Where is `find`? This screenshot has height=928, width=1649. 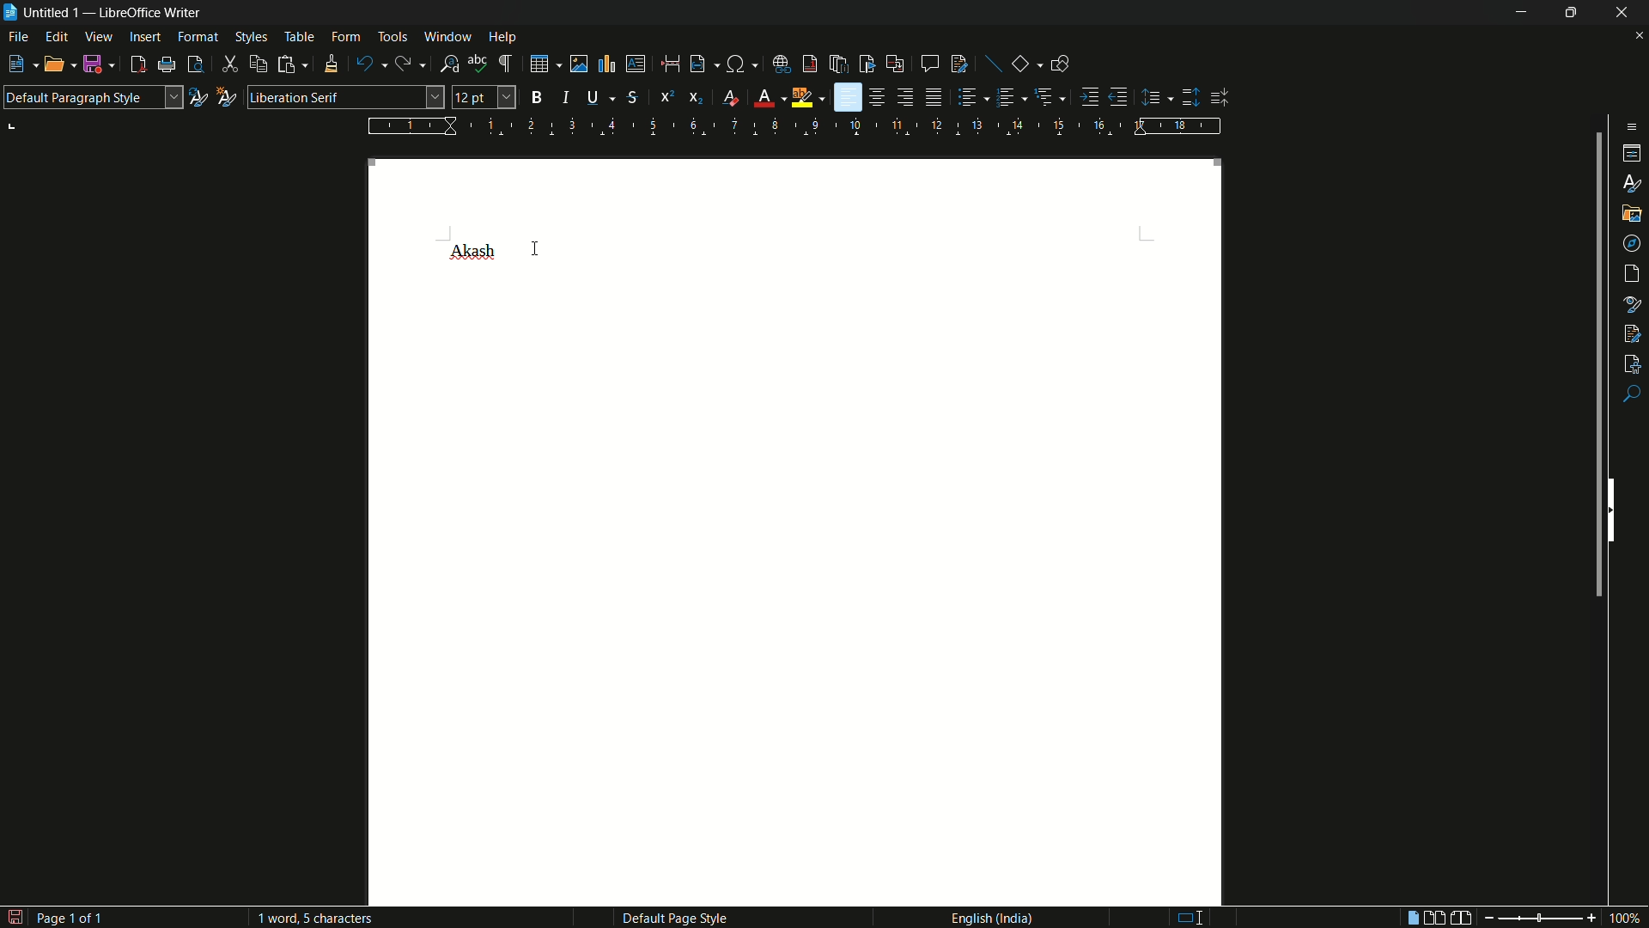
find is located at coordinates (1632, 395).